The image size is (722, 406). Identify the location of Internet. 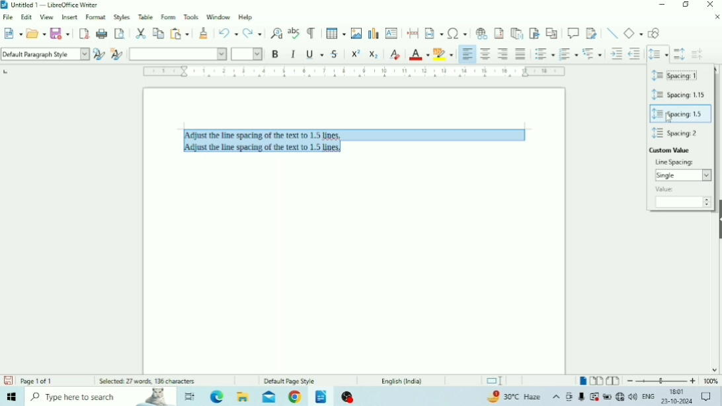
(620, 397).